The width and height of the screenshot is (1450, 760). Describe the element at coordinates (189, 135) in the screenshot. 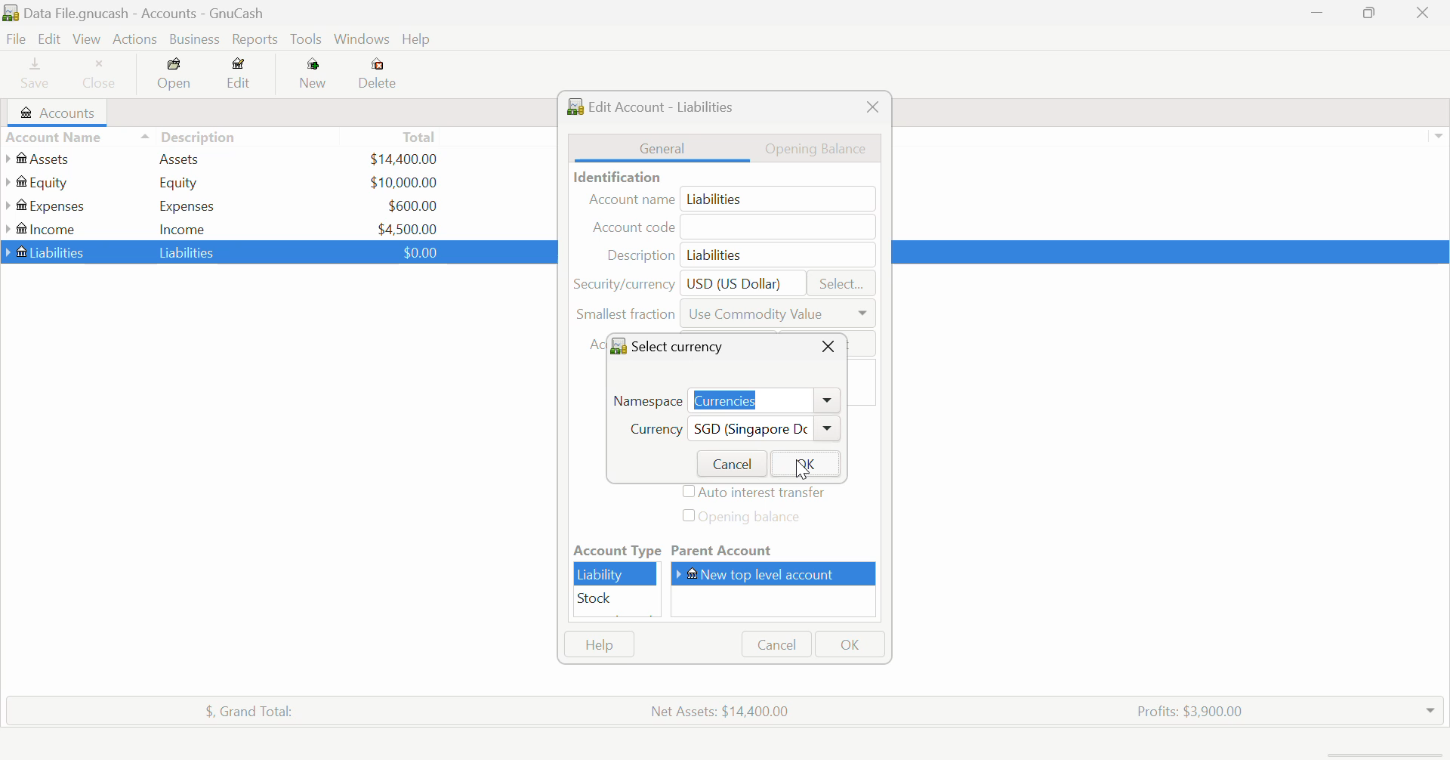

I see `Description` at that location.